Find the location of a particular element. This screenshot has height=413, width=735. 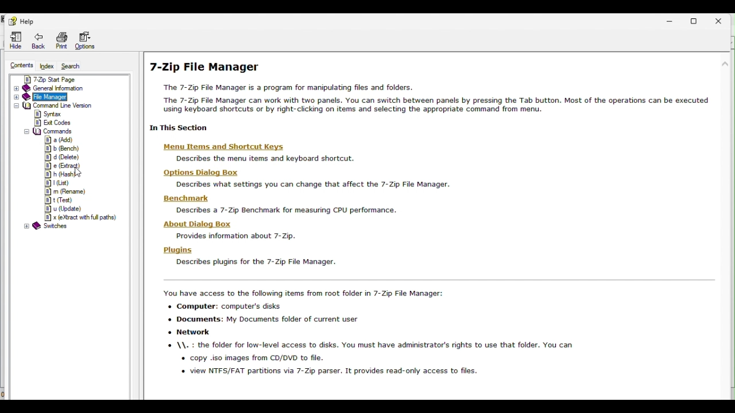

x( extract with full path) is located at coordinates (79, 217).